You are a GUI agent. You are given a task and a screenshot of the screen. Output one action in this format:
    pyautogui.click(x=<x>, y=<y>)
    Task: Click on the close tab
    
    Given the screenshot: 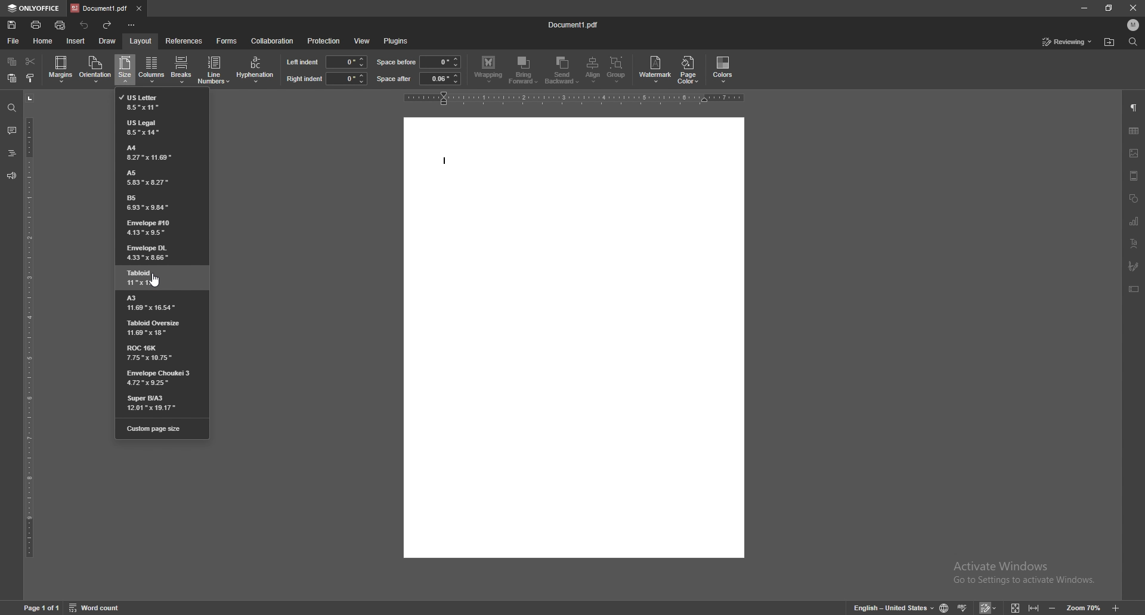 What is the action you would take?
    pyautogui.click(x=138, y=8)
    